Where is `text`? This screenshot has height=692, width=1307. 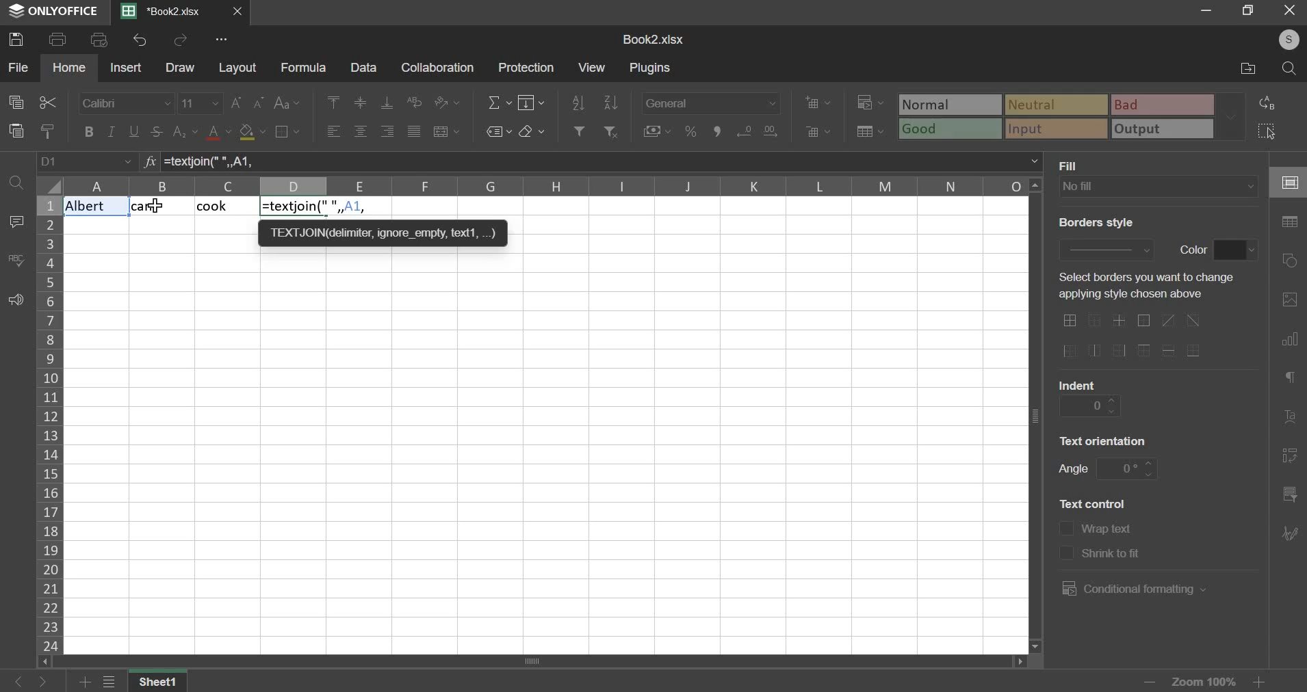 text is located at coordinates (1078, 383).